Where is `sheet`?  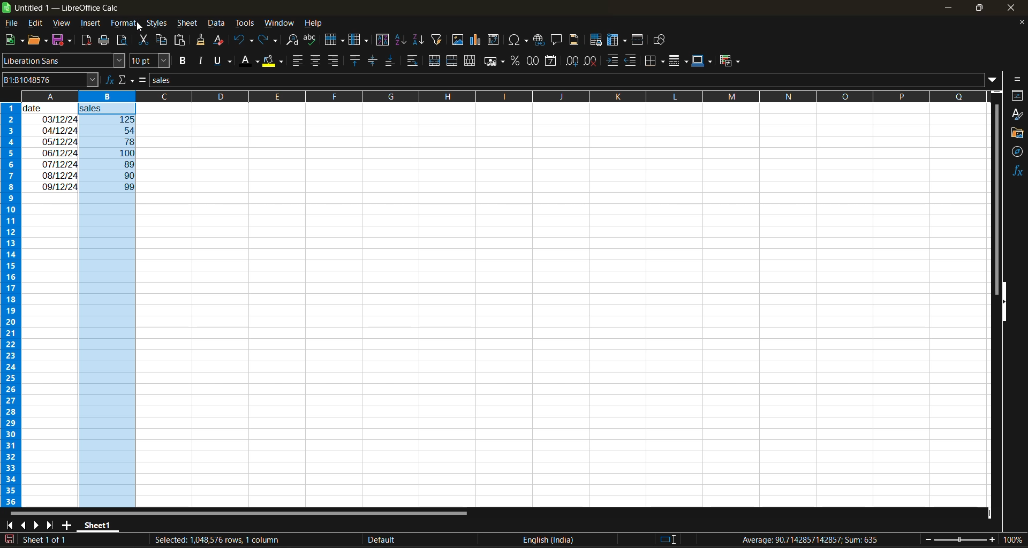
sheet is located at coordinates (187, 24).